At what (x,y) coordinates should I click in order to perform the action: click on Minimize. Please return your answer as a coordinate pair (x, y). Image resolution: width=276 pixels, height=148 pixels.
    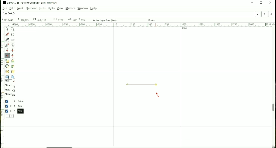
    Looking at the image, I should click on (251, 3).